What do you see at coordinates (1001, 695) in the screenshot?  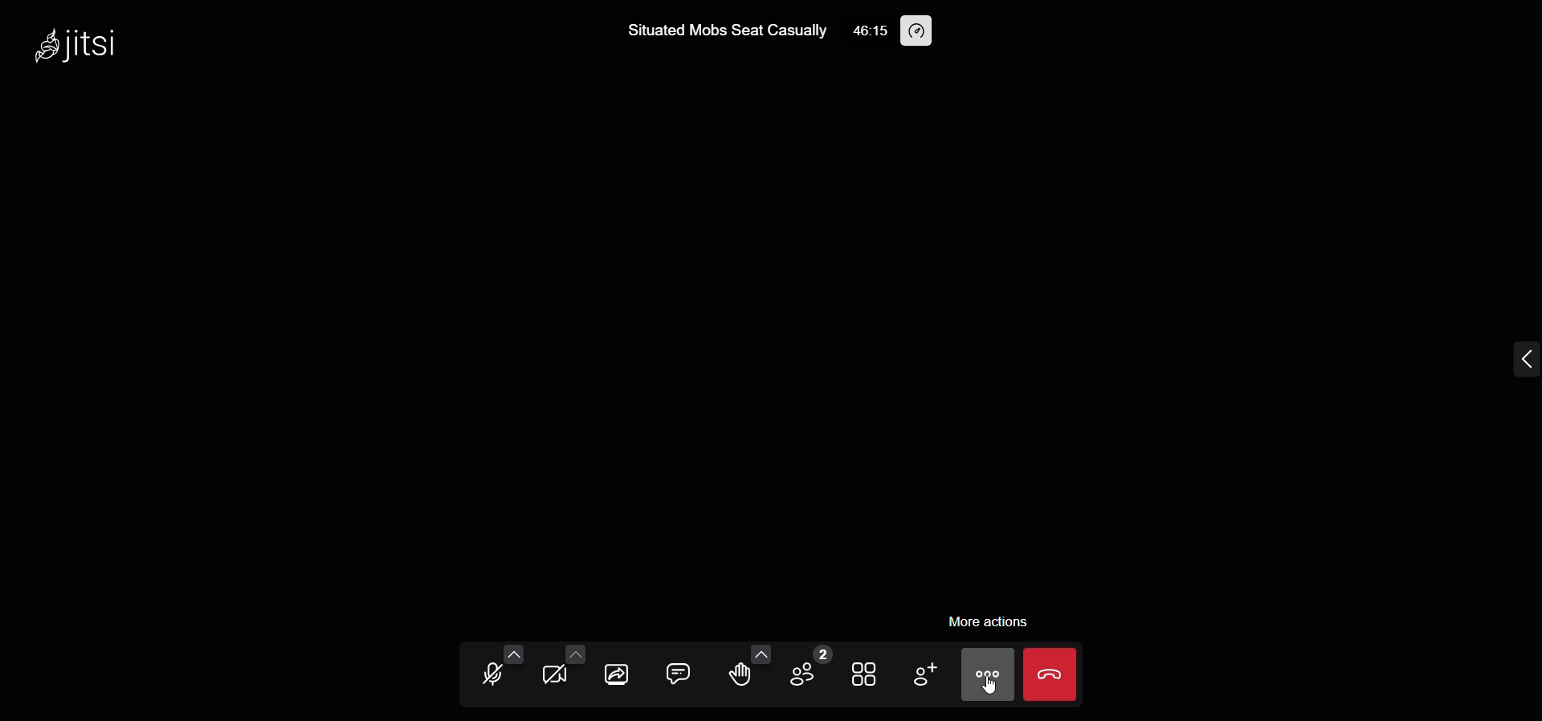 I see `cursor` at bounding box center [1001, 695].